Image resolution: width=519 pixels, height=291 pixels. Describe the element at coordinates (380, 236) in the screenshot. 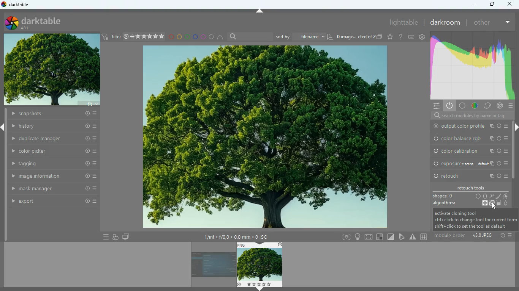

I see `square` at that location.